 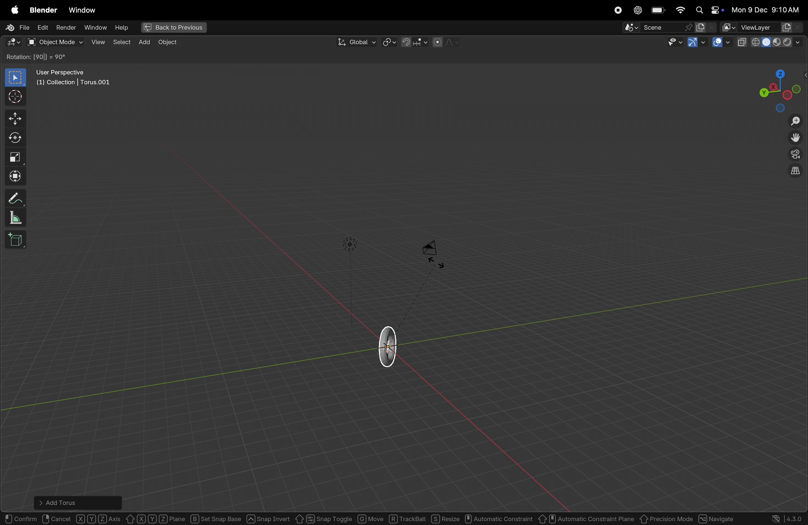 I want to click on move, so click(x=370, y=518).